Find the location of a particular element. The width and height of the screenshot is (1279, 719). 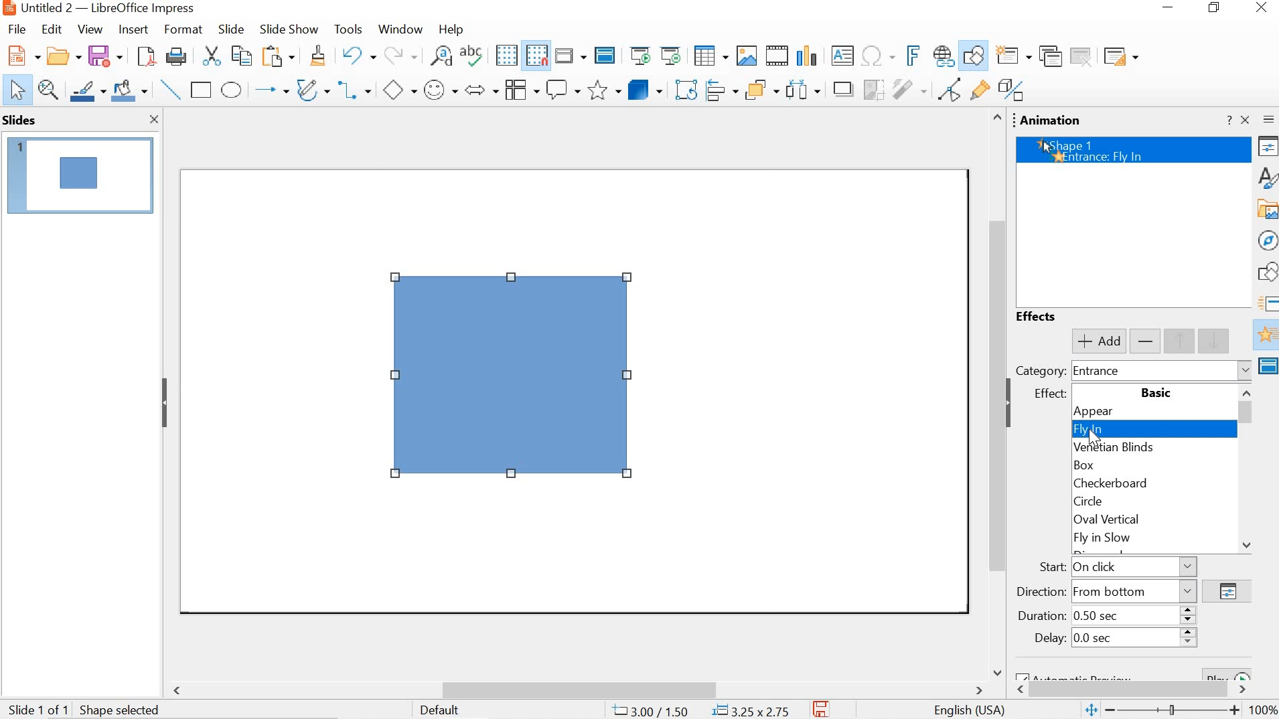

slide 1 of 1 is located at coordinates (85, 708).